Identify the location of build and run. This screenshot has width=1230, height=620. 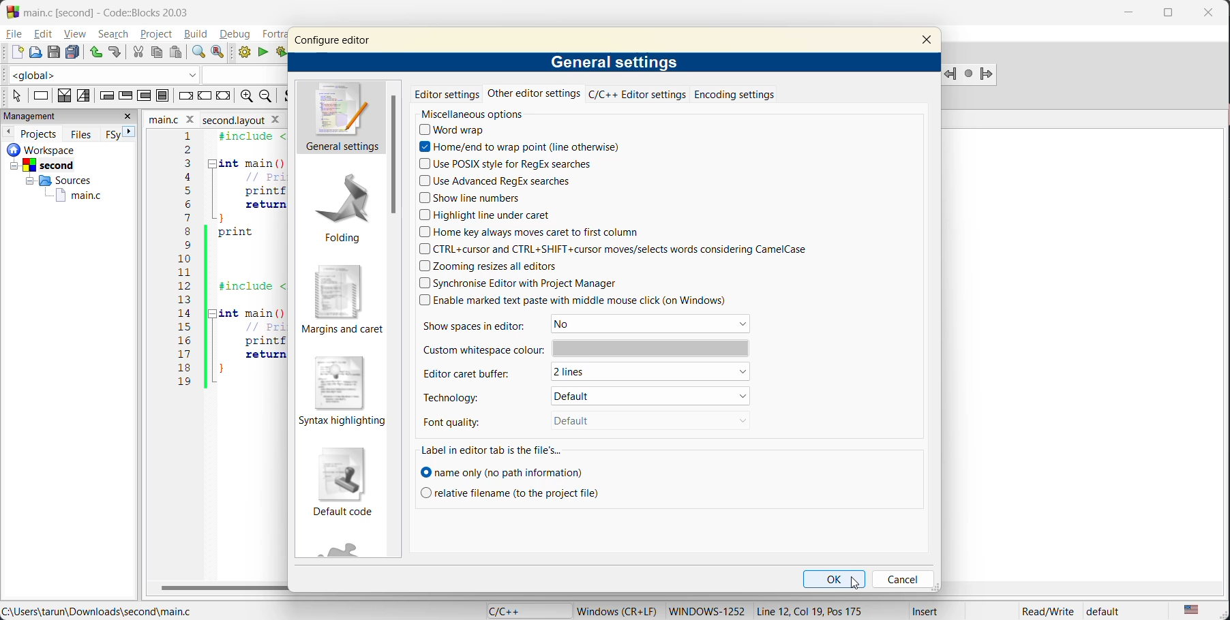
(282, 52).